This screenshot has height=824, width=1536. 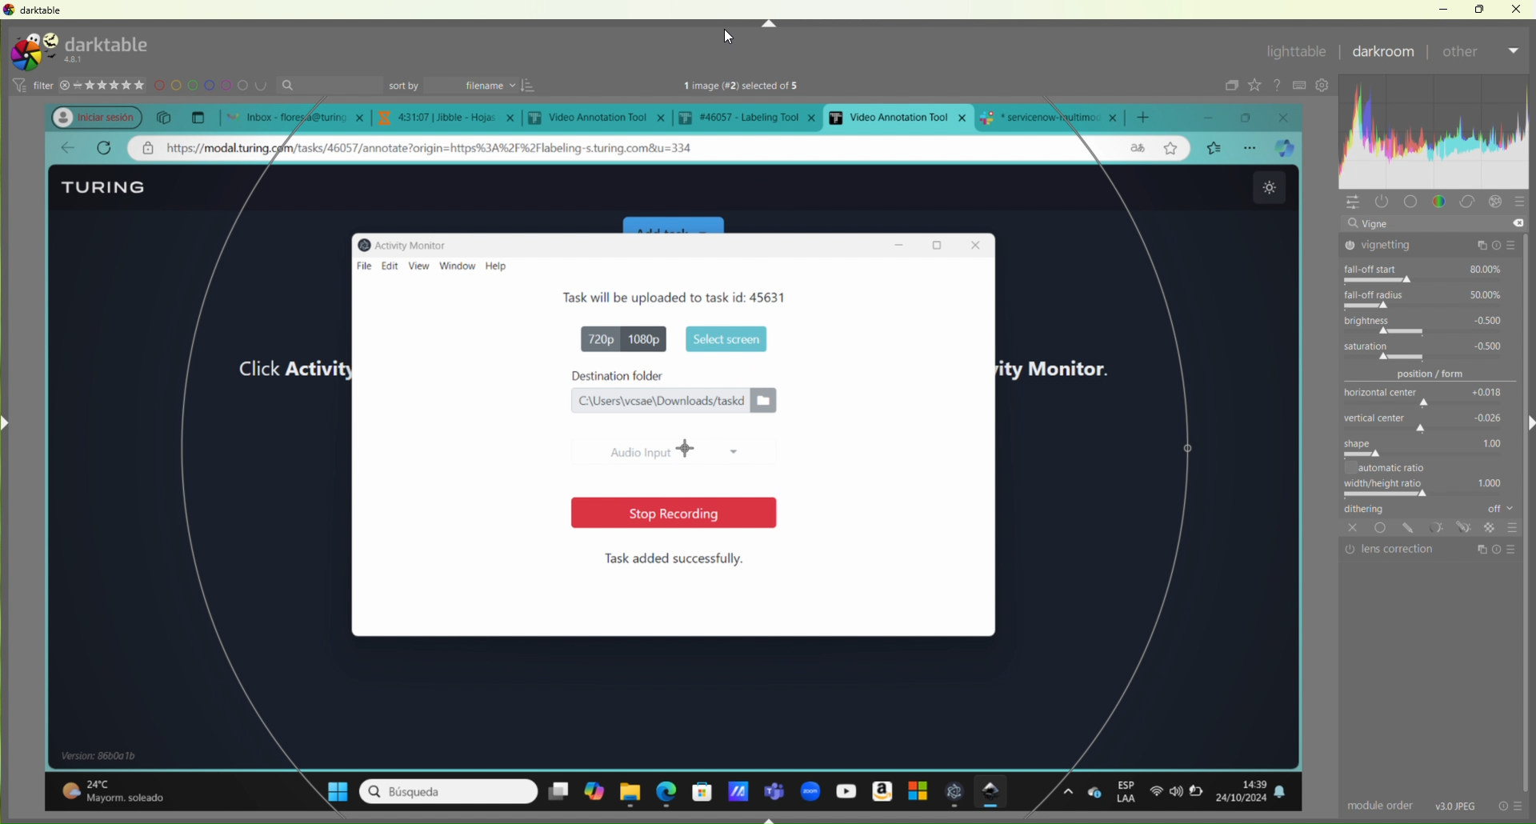 What do you see at coordinates (104, 148) in the screenshot?
I see `refresh` at bounding box center [104, 148].